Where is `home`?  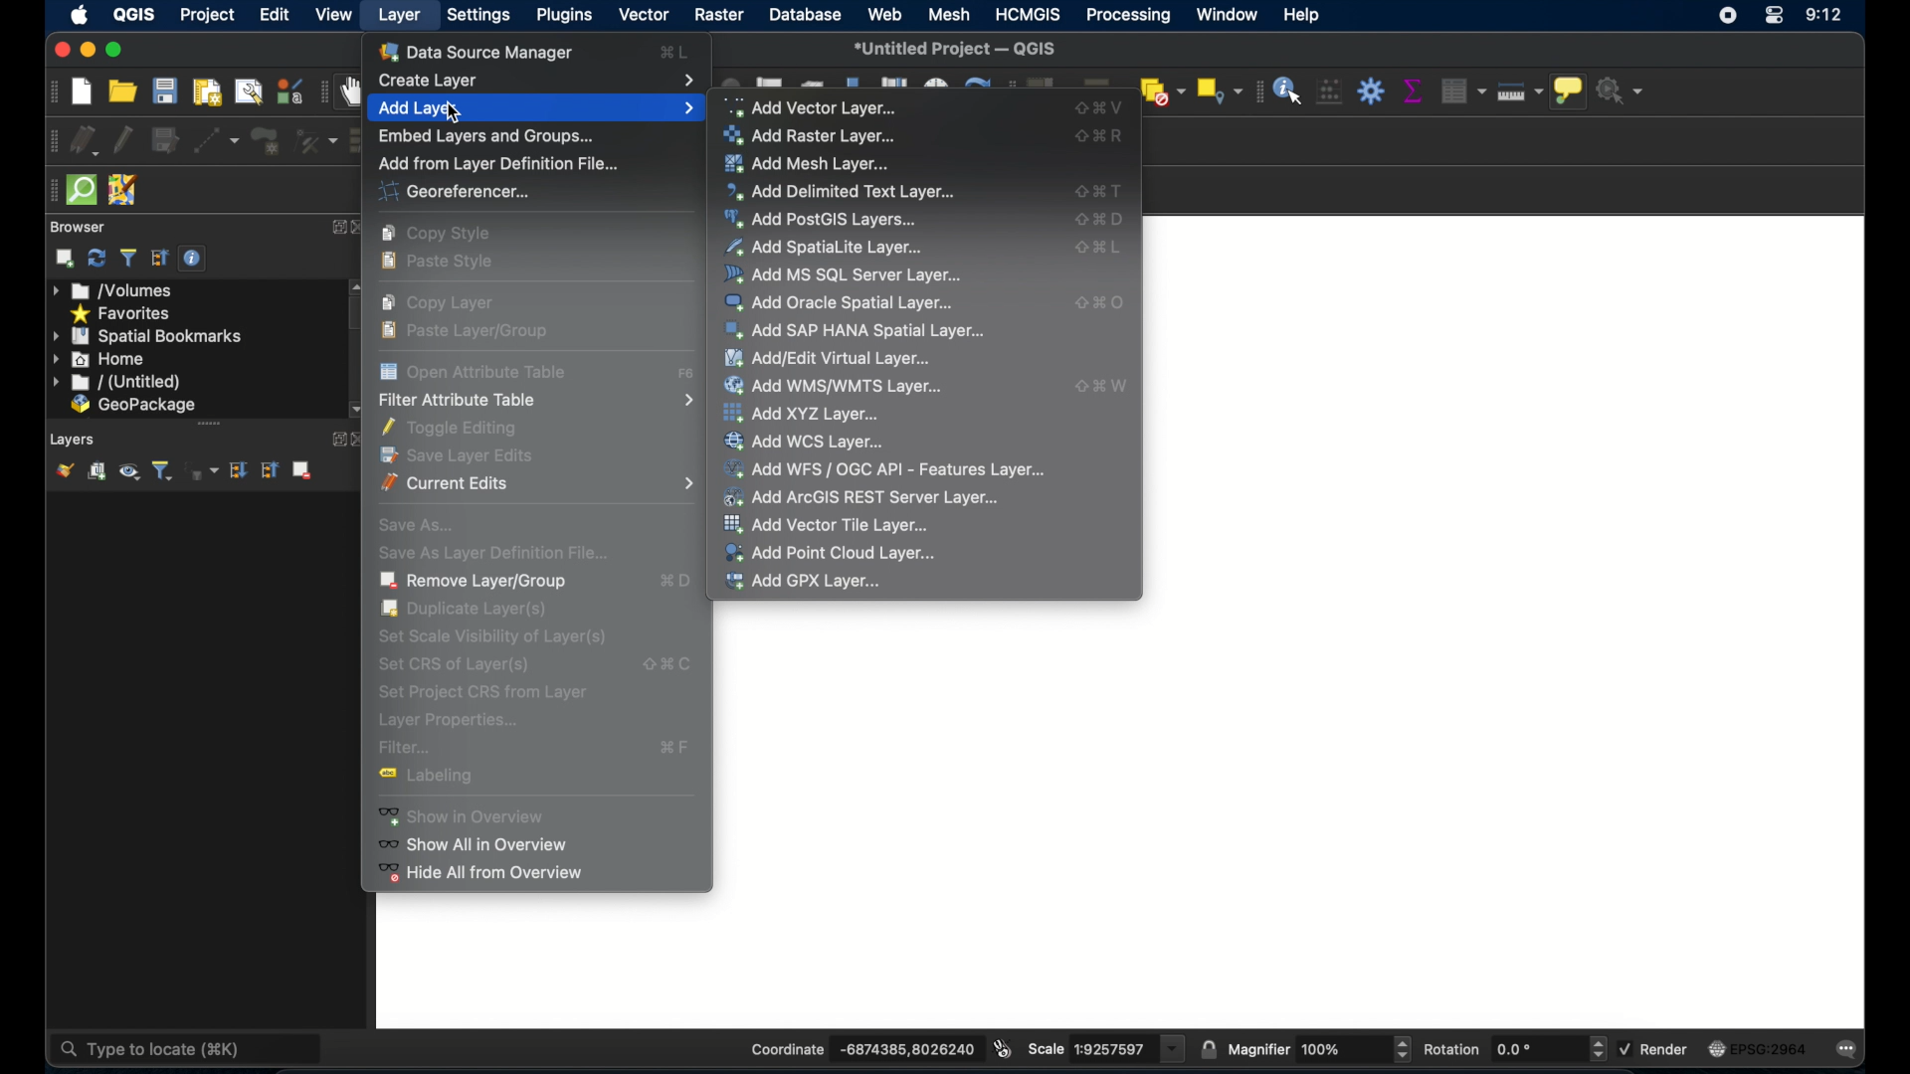
home is located at coordinates (100, 359).